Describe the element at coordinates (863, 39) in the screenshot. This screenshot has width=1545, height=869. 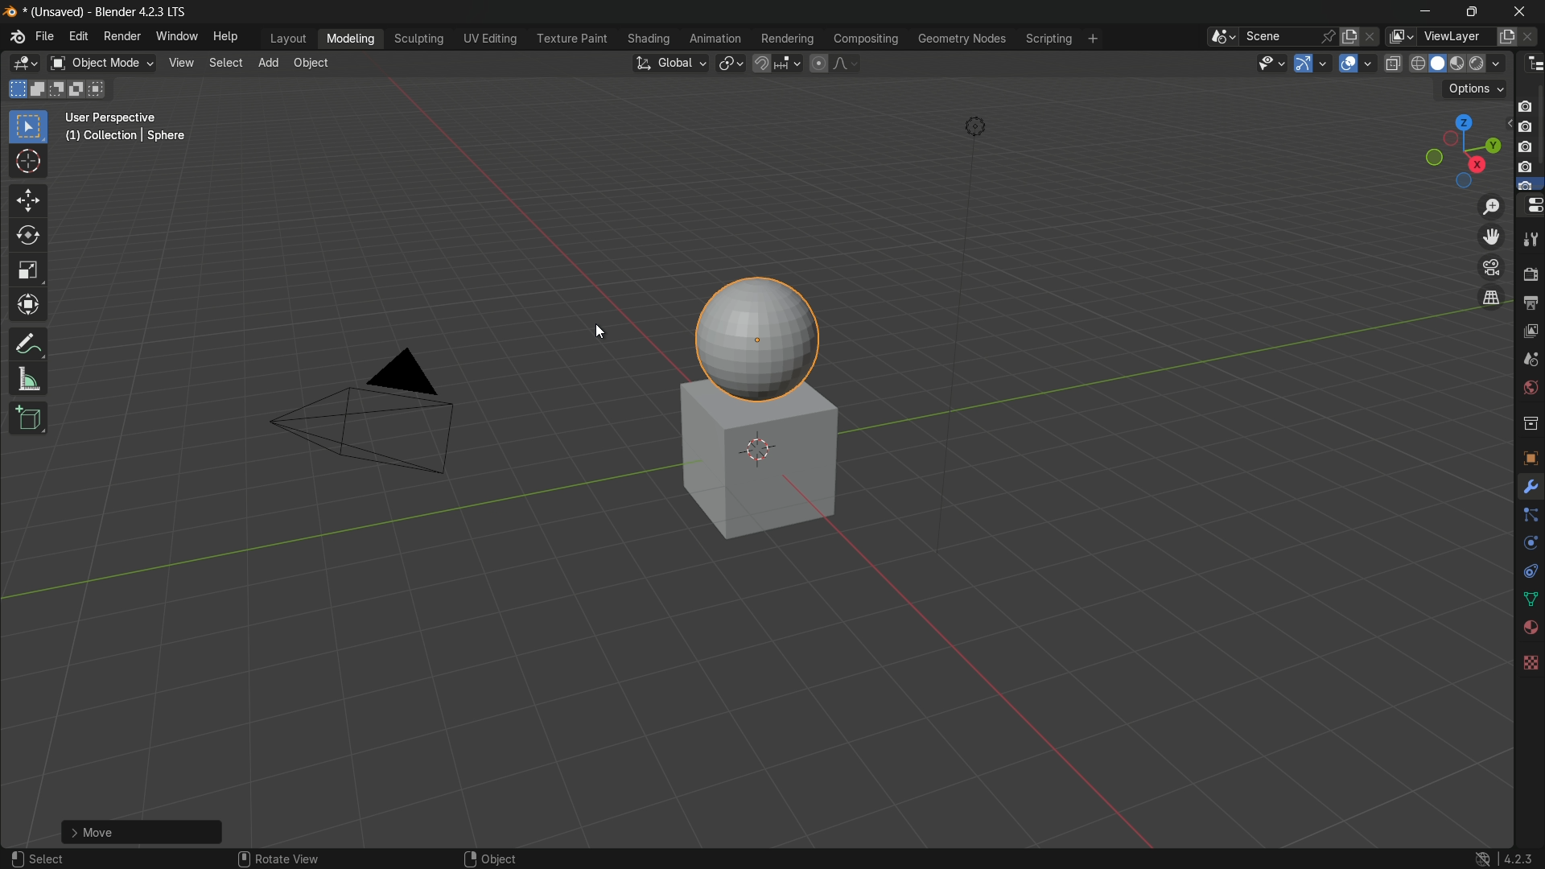
I see `compositing menu` at that location.